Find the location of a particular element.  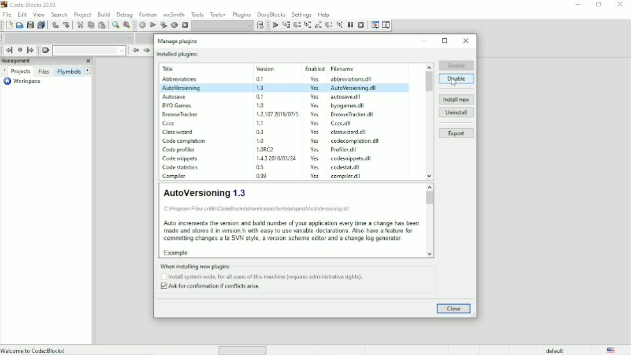

Welcome to Code::Blocks! is located at coordinates (34, 350).